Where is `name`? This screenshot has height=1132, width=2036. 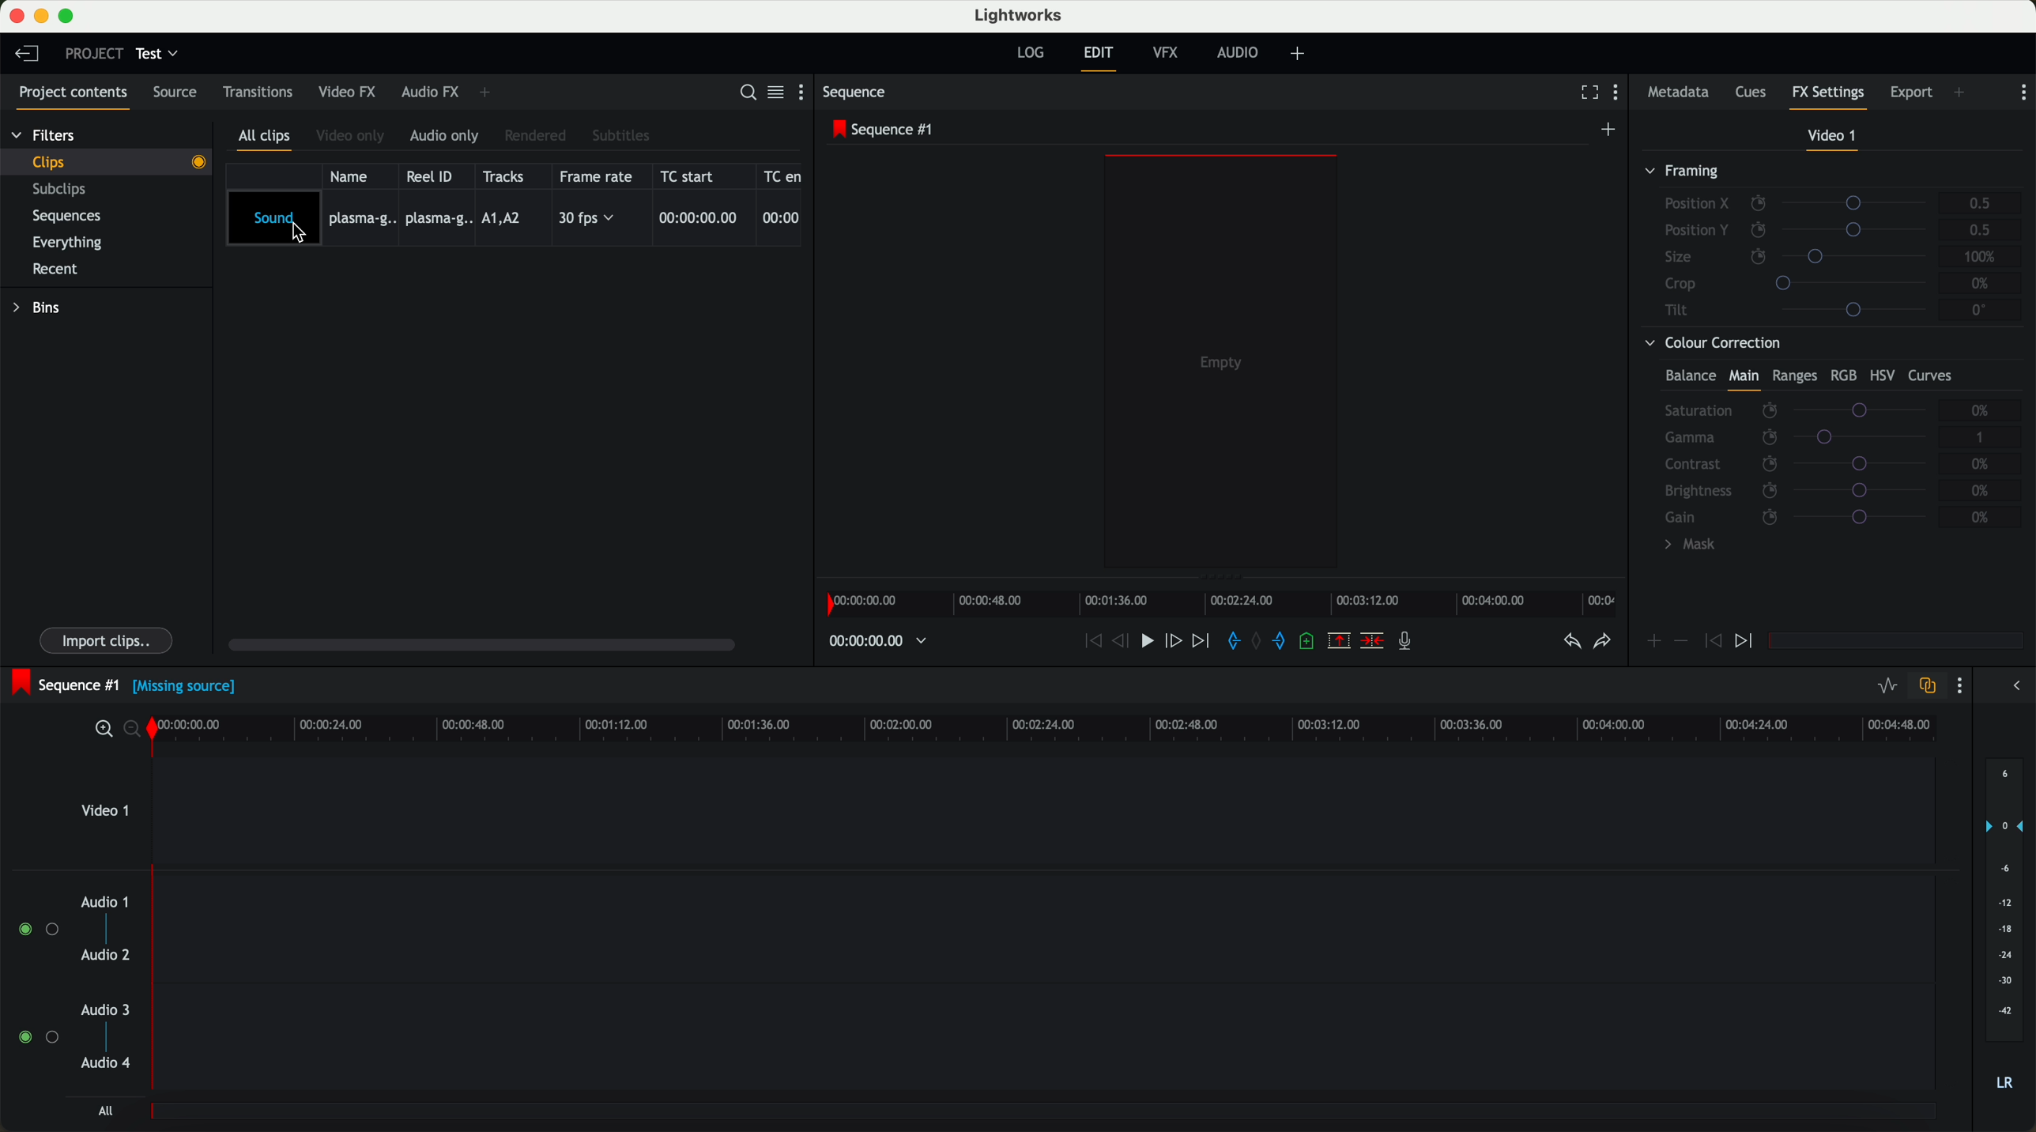
name is located at coordinates (353, 175).